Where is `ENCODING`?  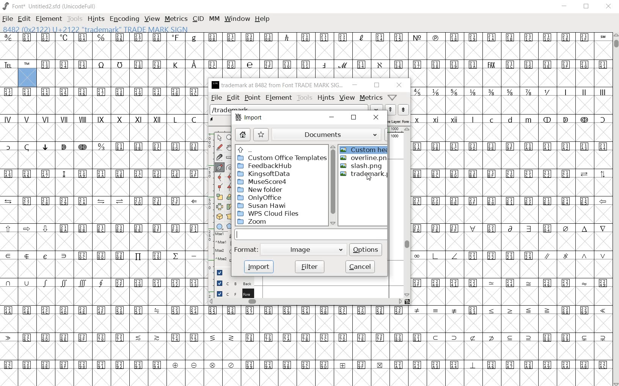
ENCODING is located at coordinates (124, 19).